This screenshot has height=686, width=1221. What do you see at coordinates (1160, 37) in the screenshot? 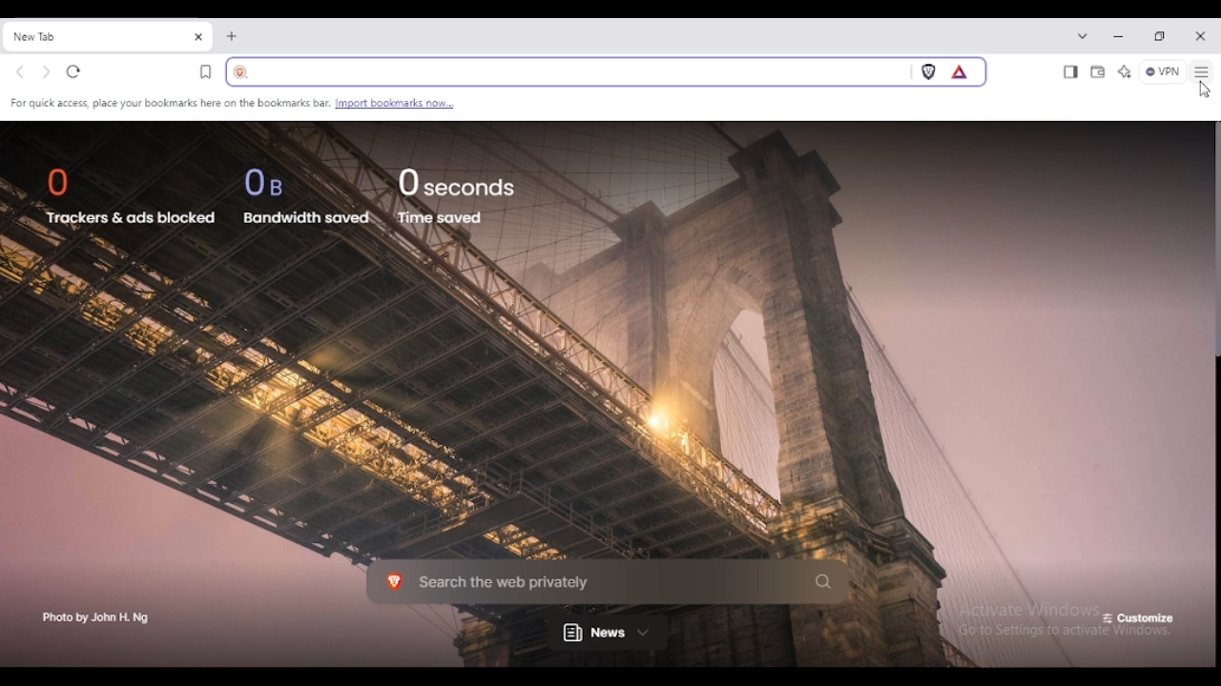
I see `maximize` at bounding box center [1160, 37].